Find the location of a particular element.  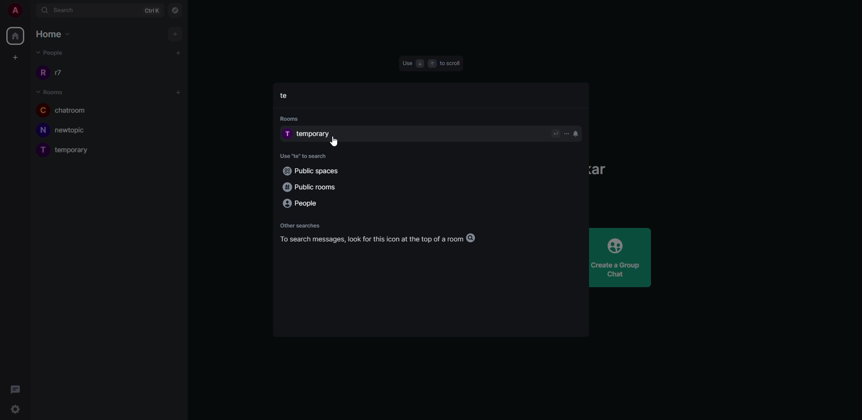

add is located at coordinates (176, 34).